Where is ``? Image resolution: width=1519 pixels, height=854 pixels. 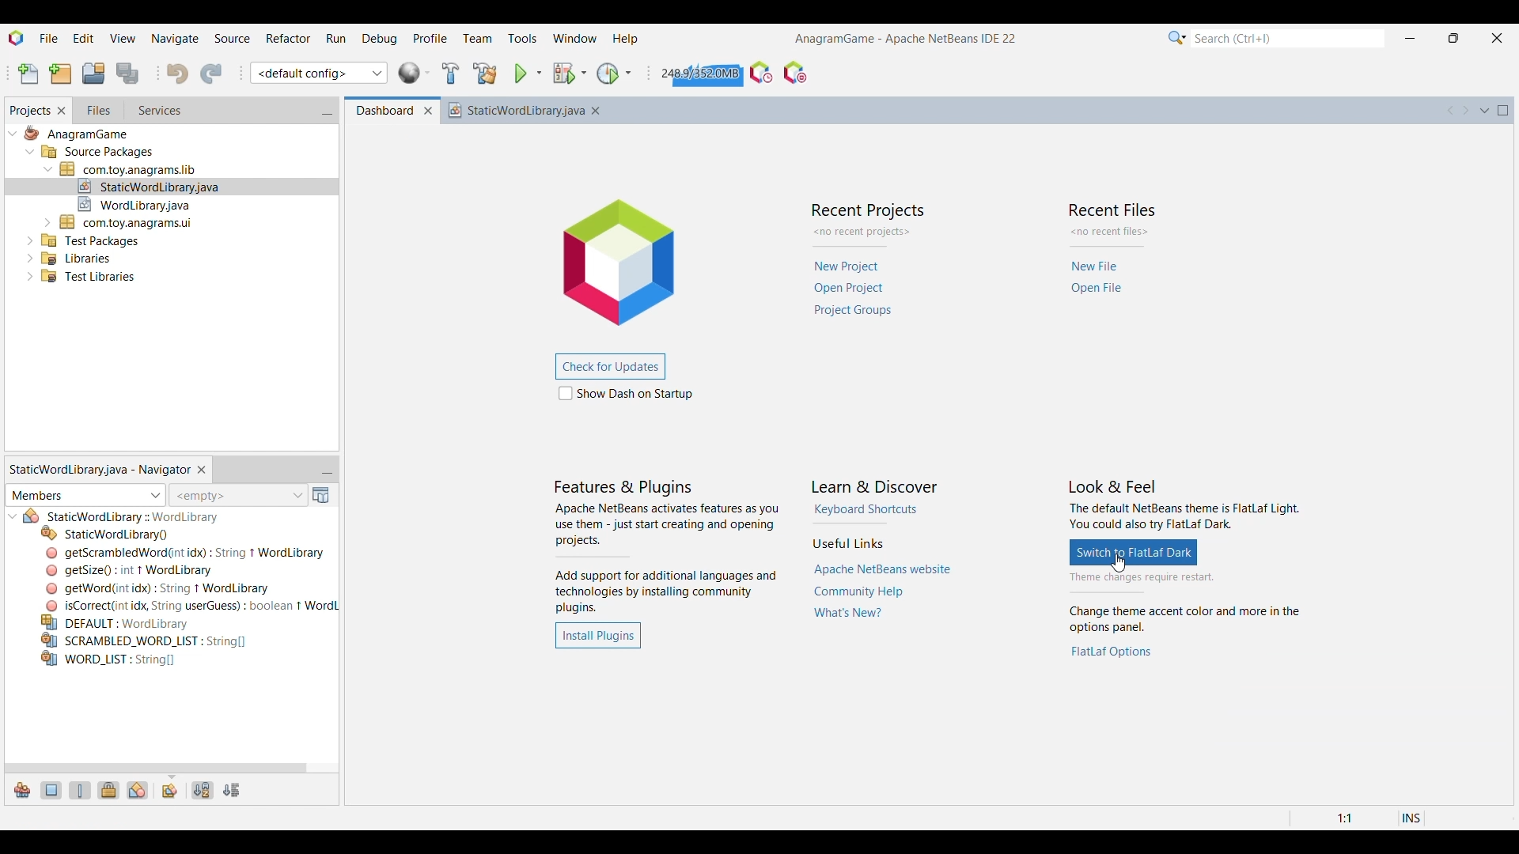  is located at coordinates (132, 517).